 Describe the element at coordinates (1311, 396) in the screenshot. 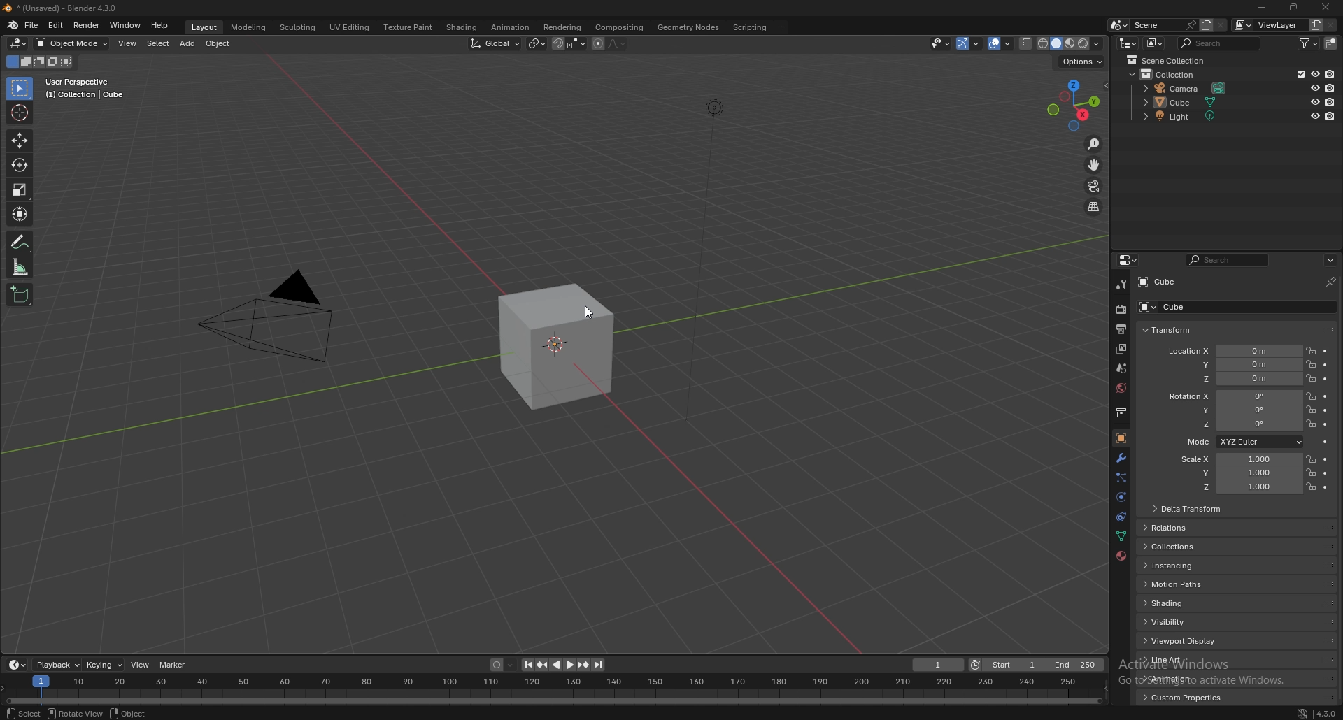

I see `lock` at that location.